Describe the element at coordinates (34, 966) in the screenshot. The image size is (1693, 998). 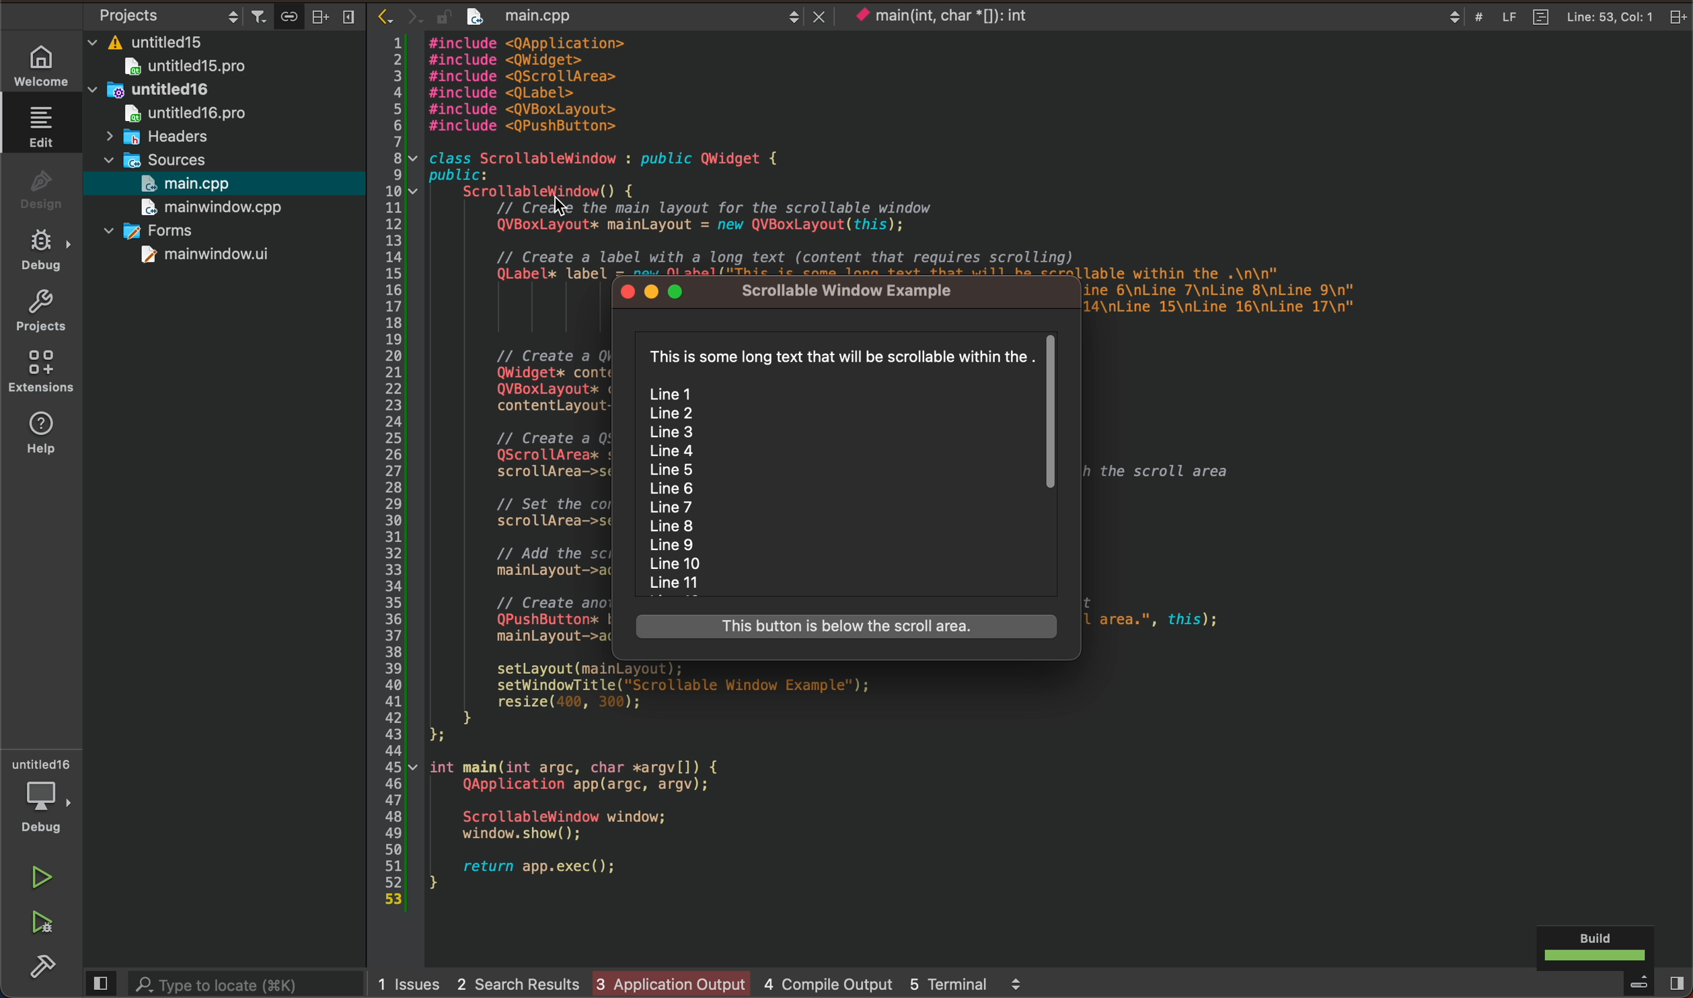
I see `build` at that location.